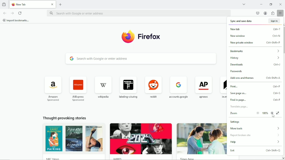 The height and width of the screenshot is (160, 285). I want to click on More tools, so click(256, 129).